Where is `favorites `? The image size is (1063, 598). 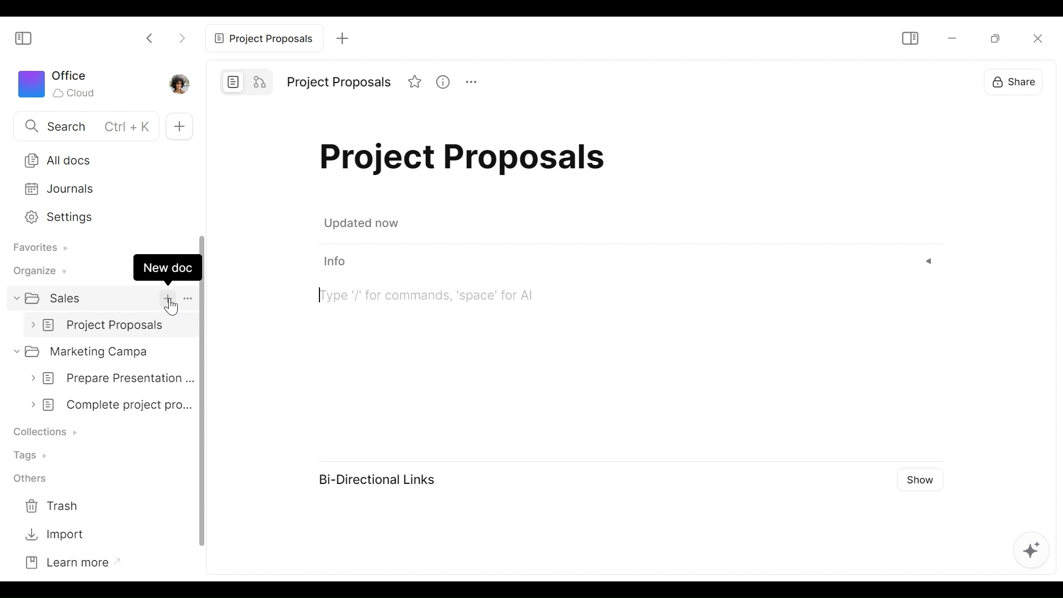 favorites  is located at coordinates (417, 82).